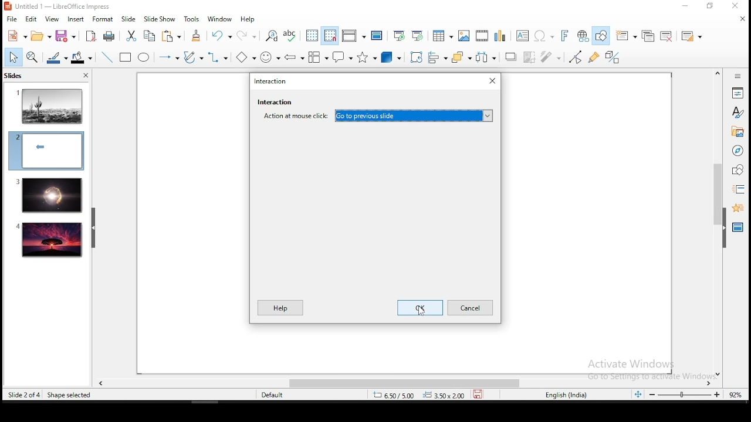  What do you see at coordinates (614, 57) in the screenshot?
I see `toggle extrusiuon` at bounding box center [614, 57].